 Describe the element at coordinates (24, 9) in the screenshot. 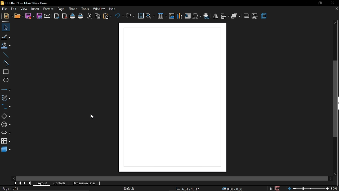

I see `view` at that location.